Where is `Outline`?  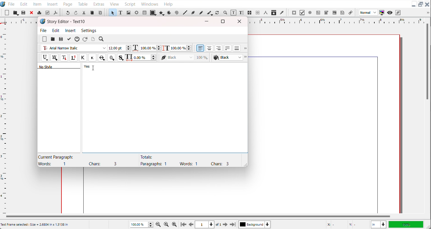 Outline is located at coordinates (111, 58).